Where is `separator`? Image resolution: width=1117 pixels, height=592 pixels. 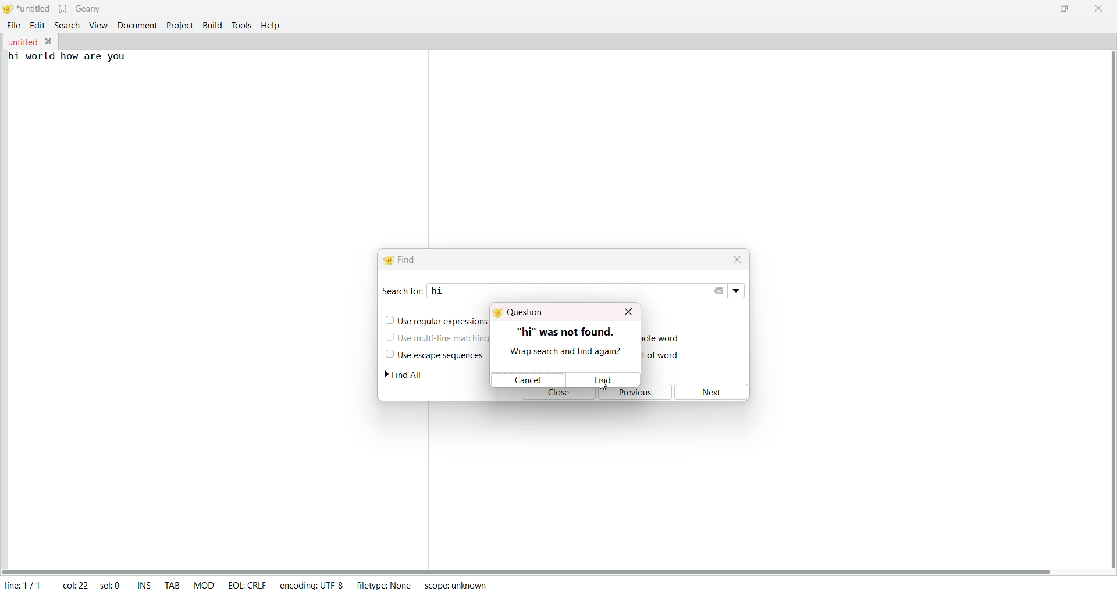
separator is located at coordinates (432, 149).